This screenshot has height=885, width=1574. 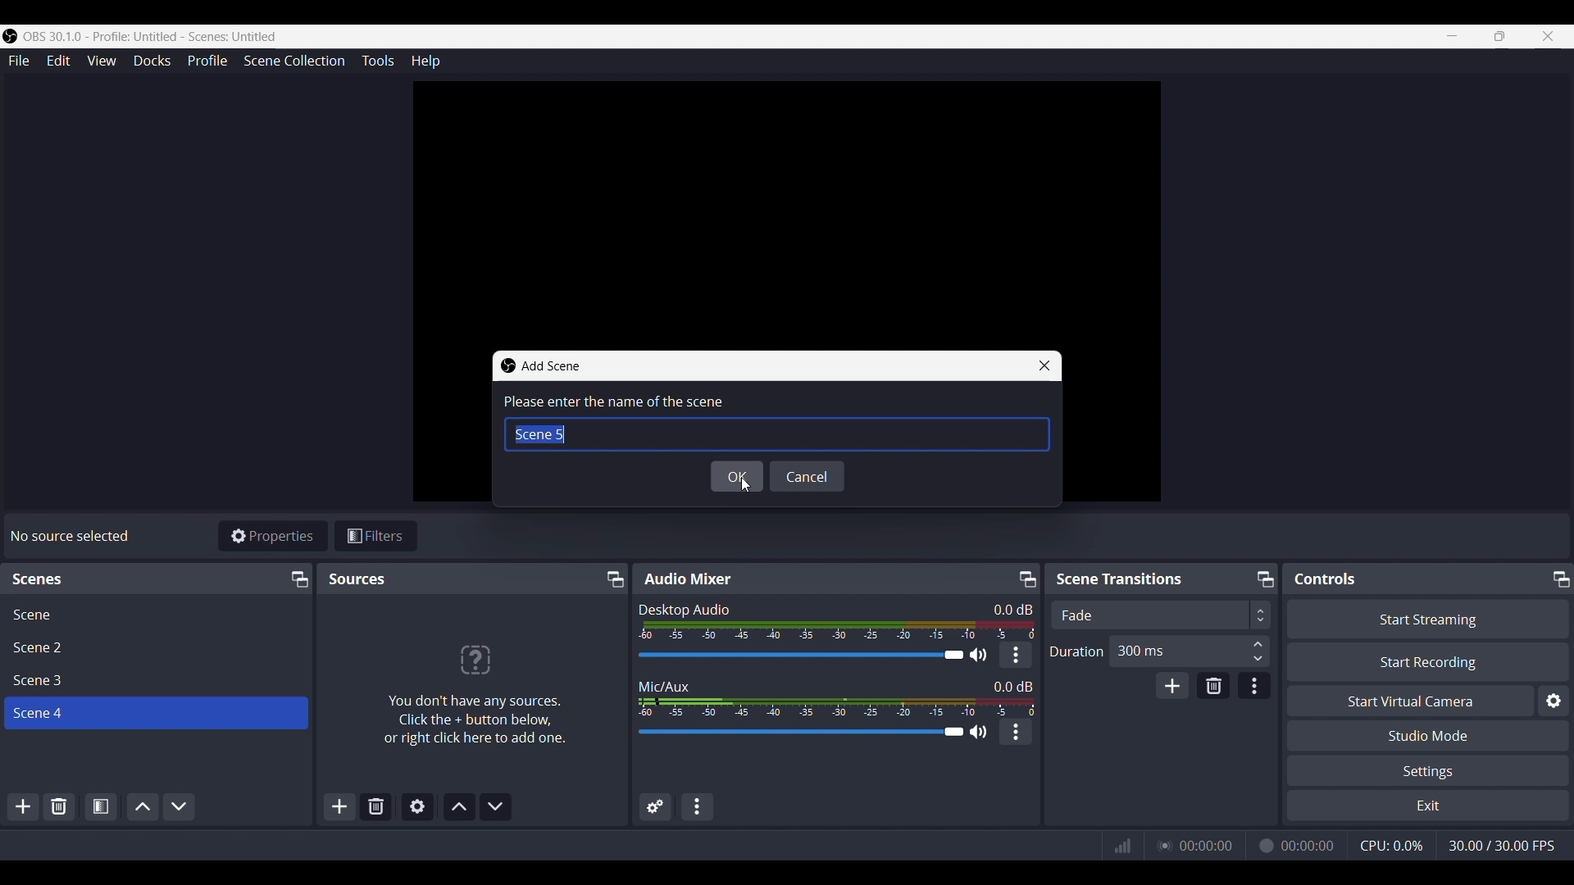 I want to click on Advanced audio properties, so click(x=656, y=806).